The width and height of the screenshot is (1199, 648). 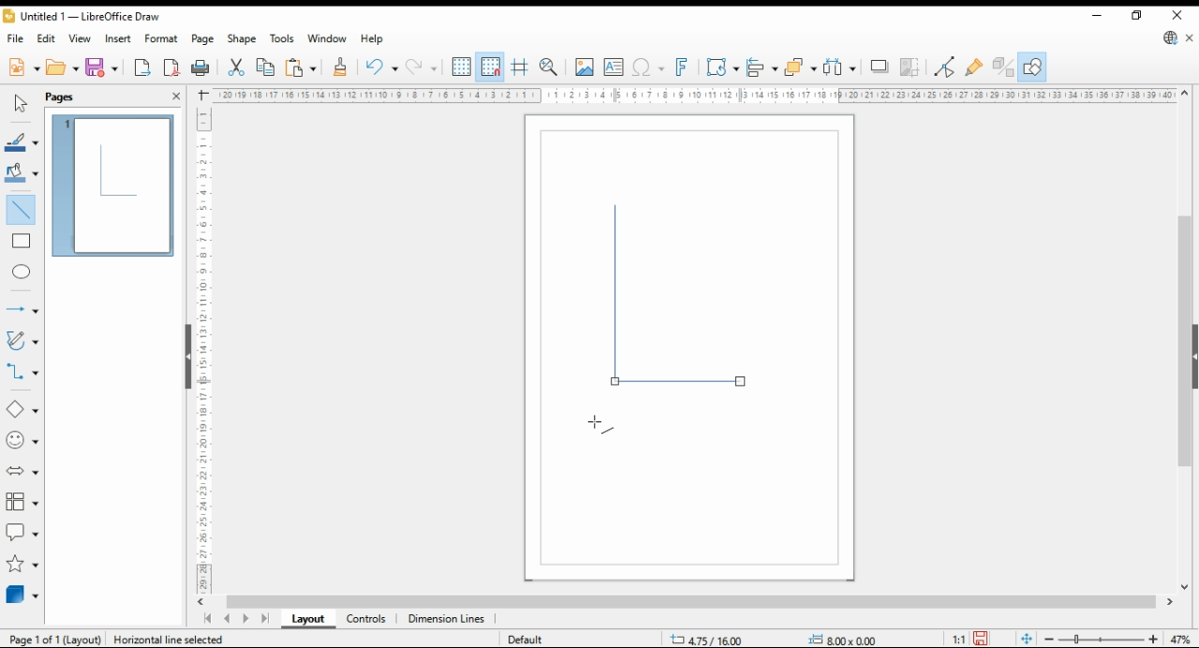 What do you see at coordinates (22, 67) in the screenshot?
I see `new` at bounding box center [22, 67].